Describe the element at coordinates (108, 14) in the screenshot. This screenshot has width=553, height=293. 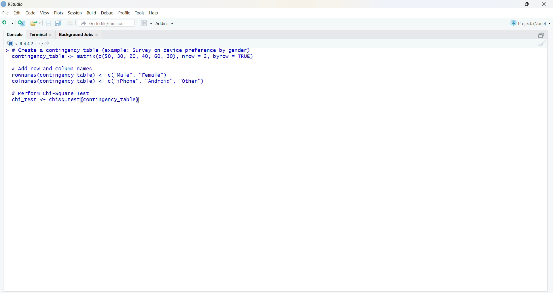
I see `Debug` at that location.